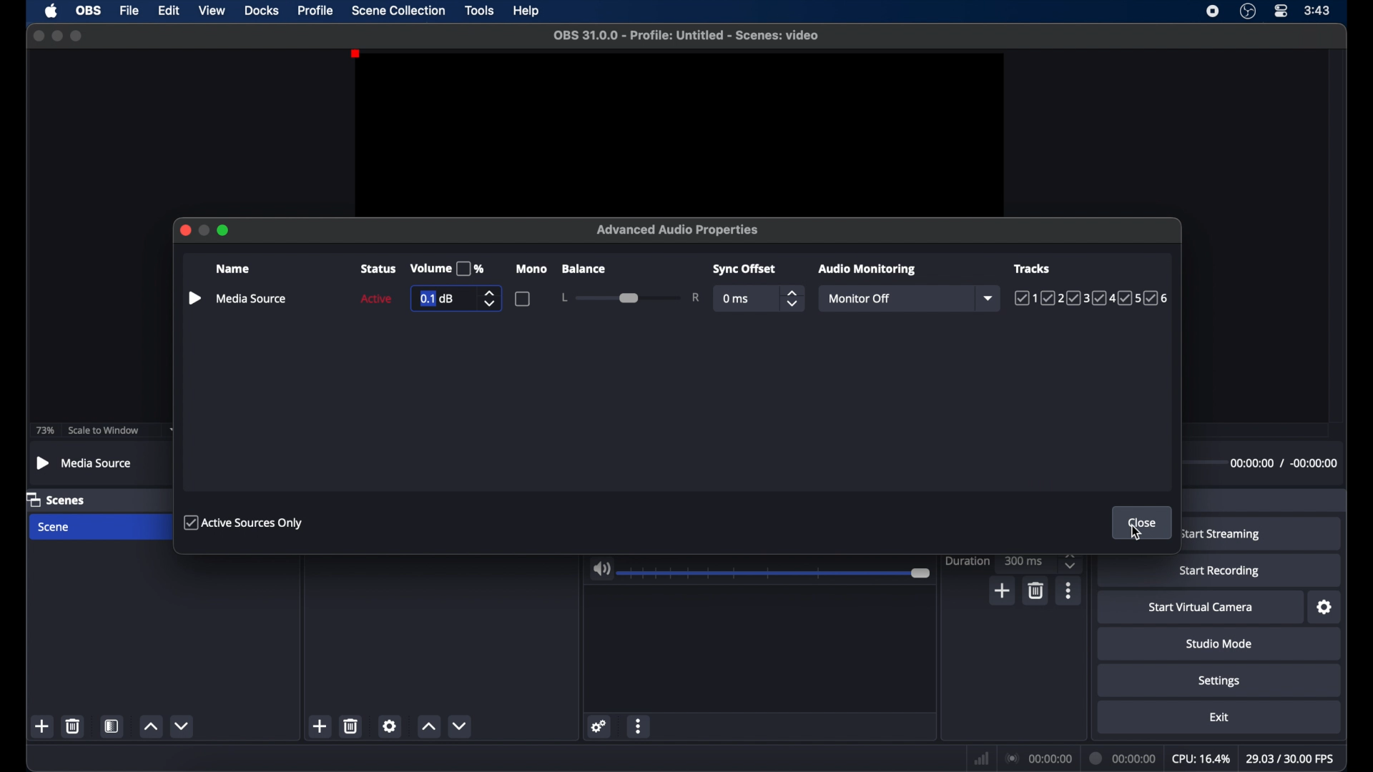 This screenshot has width=1373, height=772. What do you see at coordinates (72, 726) in the screenshot?
I see `delete` at bounding box center [72, 726].